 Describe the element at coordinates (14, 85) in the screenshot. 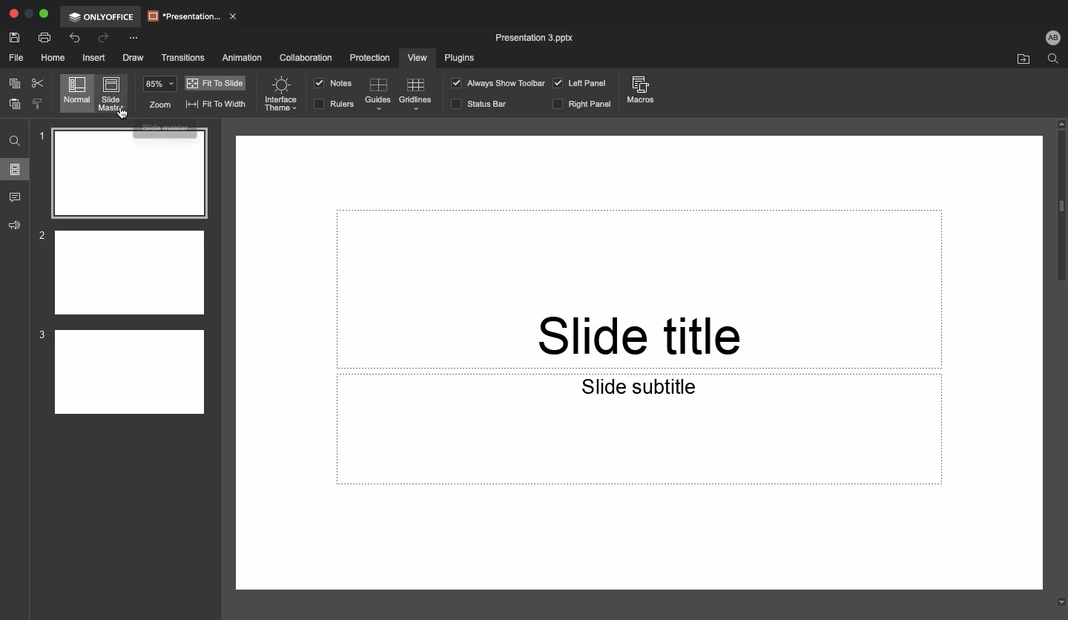

I see `Copy` at that location.